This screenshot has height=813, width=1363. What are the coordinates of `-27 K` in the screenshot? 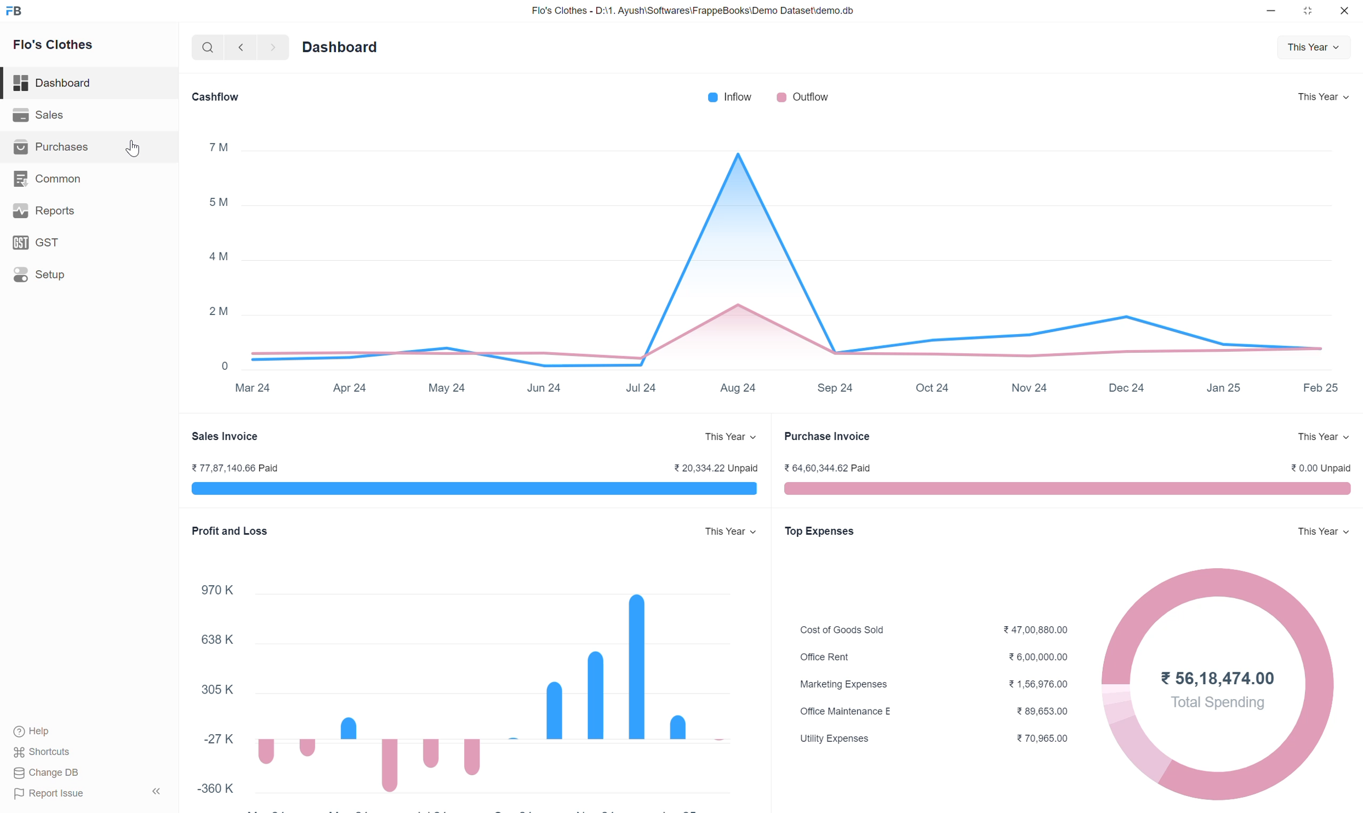 It's located at (216, 738).